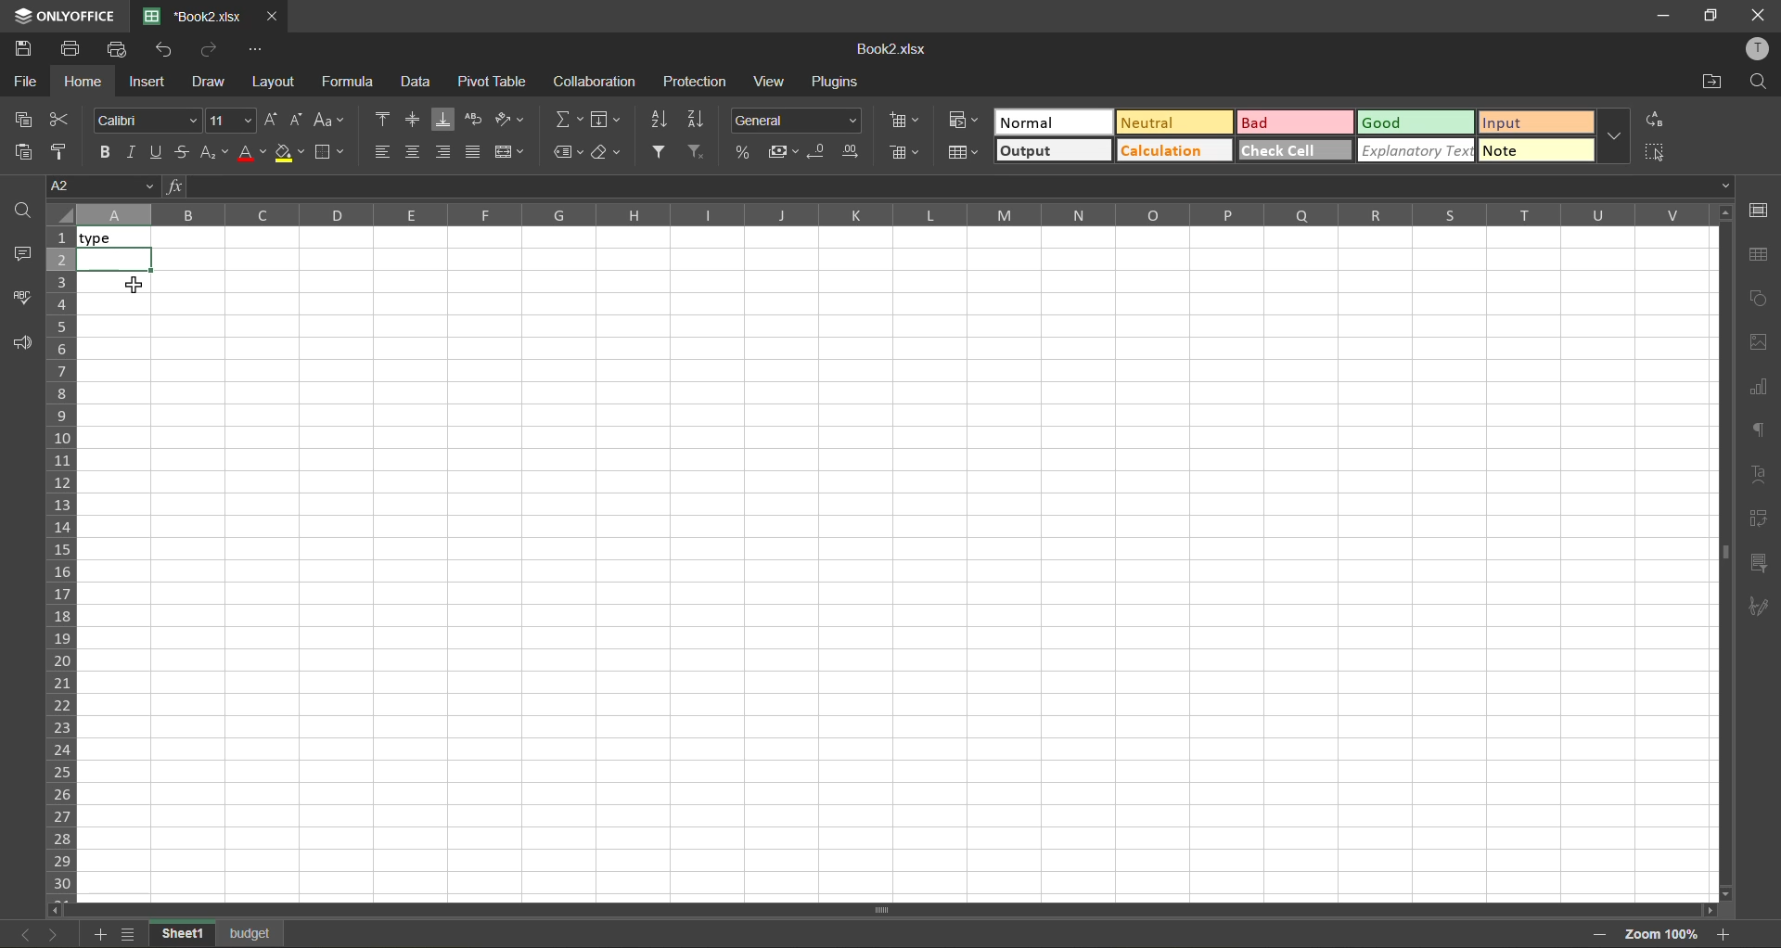 This screenshot has width=1781, height=948. I want to click on summation, so click(566, 120).